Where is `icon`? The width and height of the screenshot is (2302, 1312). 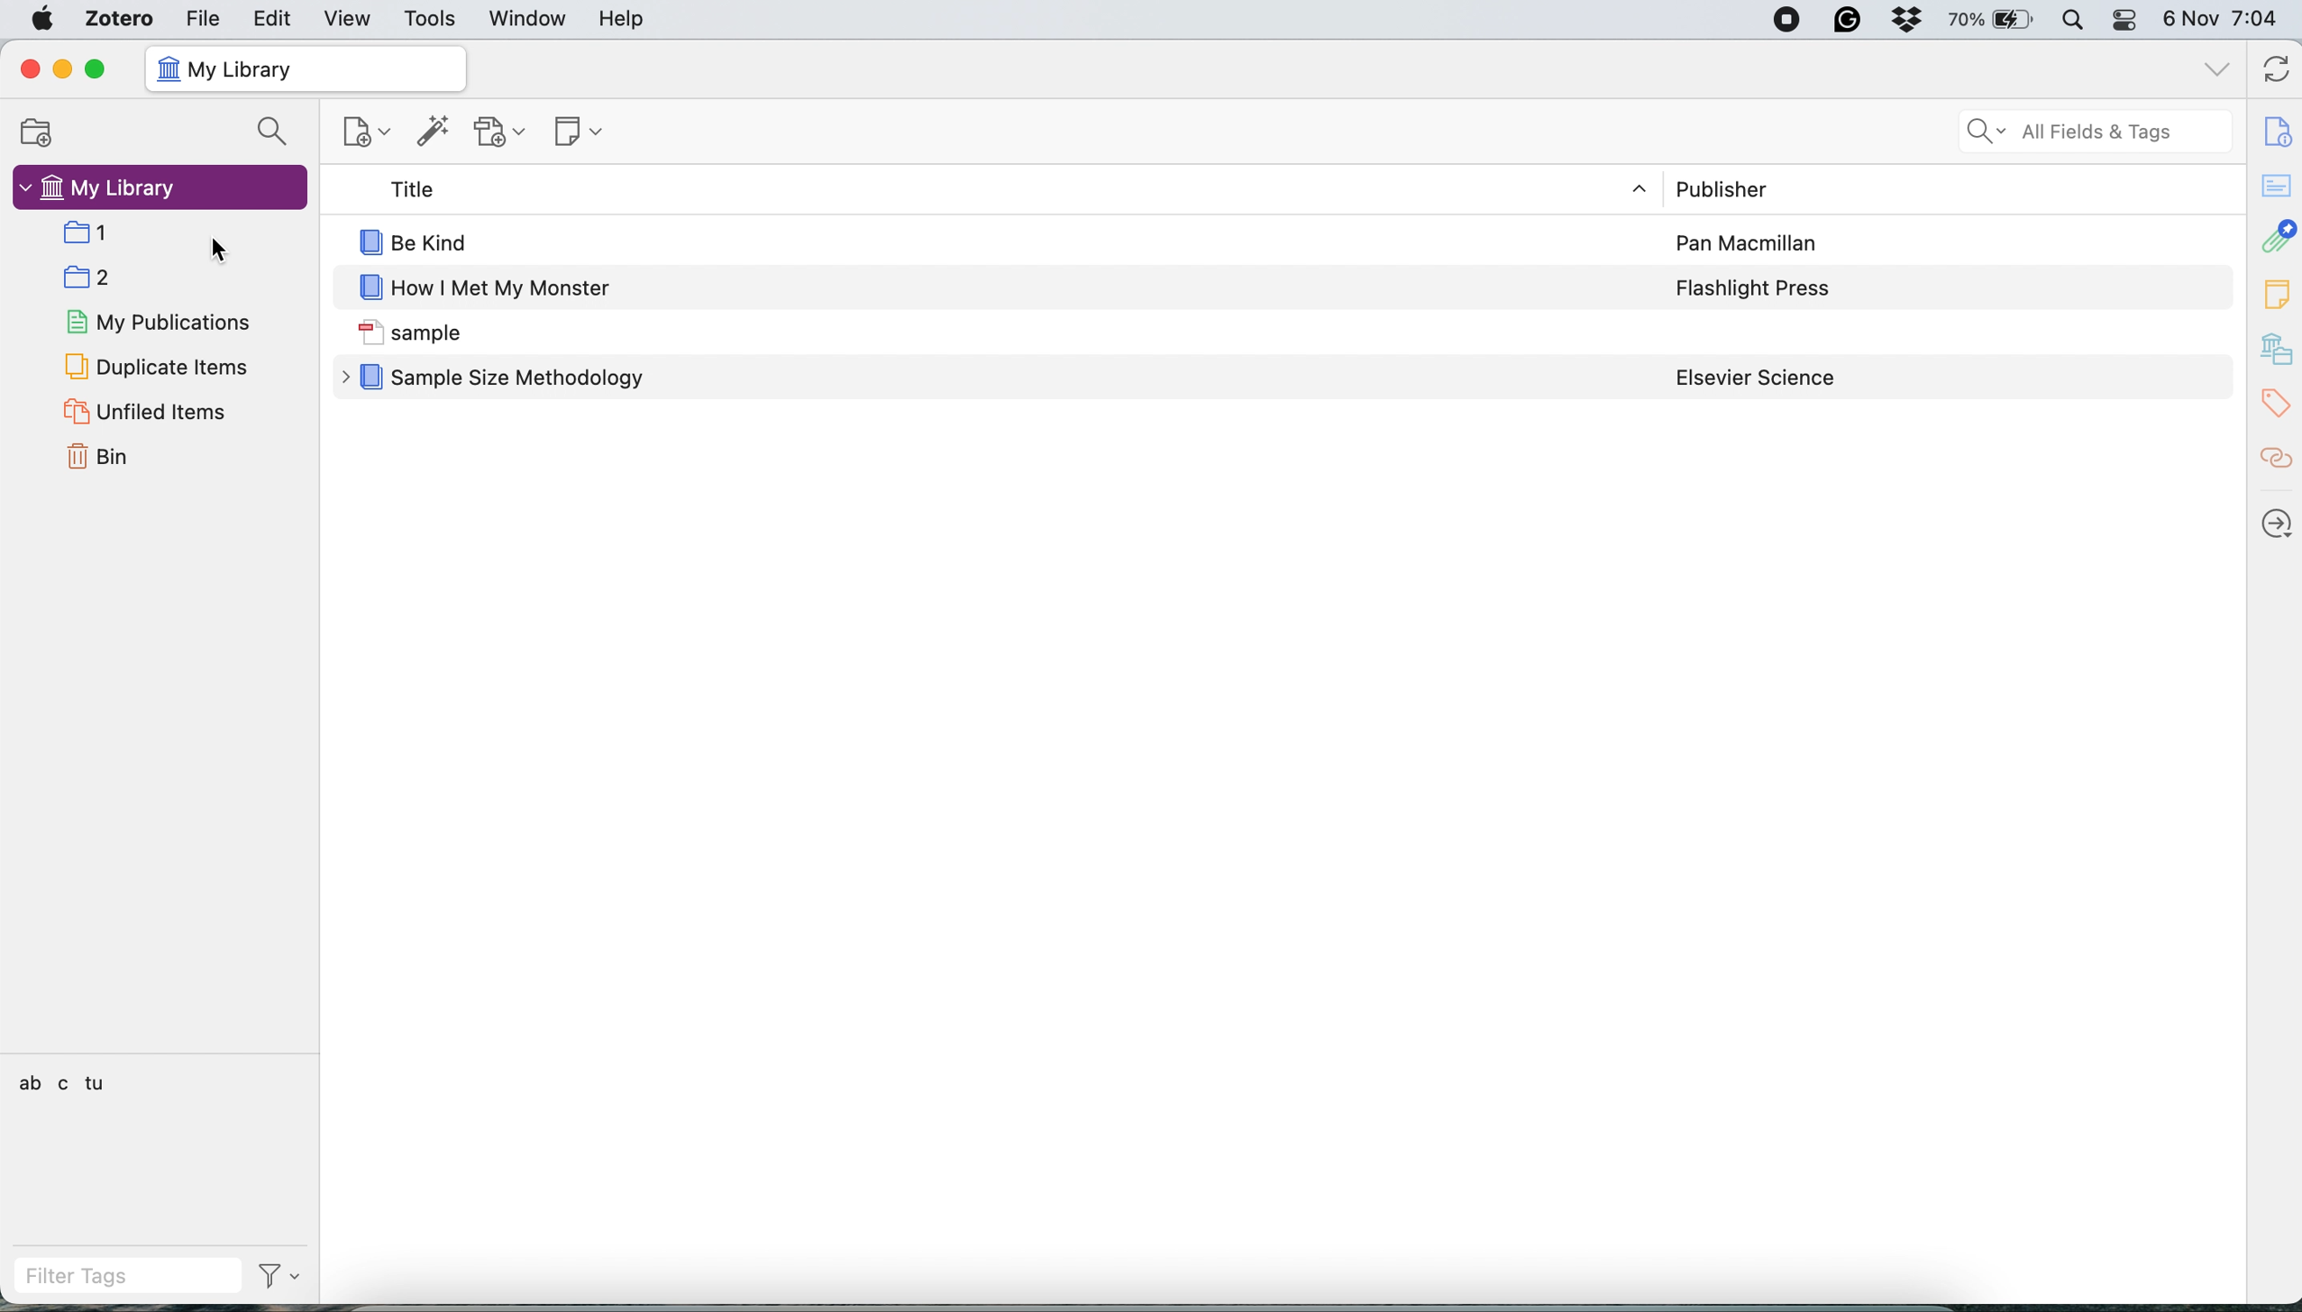 icon is located at coordinates (169, 69).